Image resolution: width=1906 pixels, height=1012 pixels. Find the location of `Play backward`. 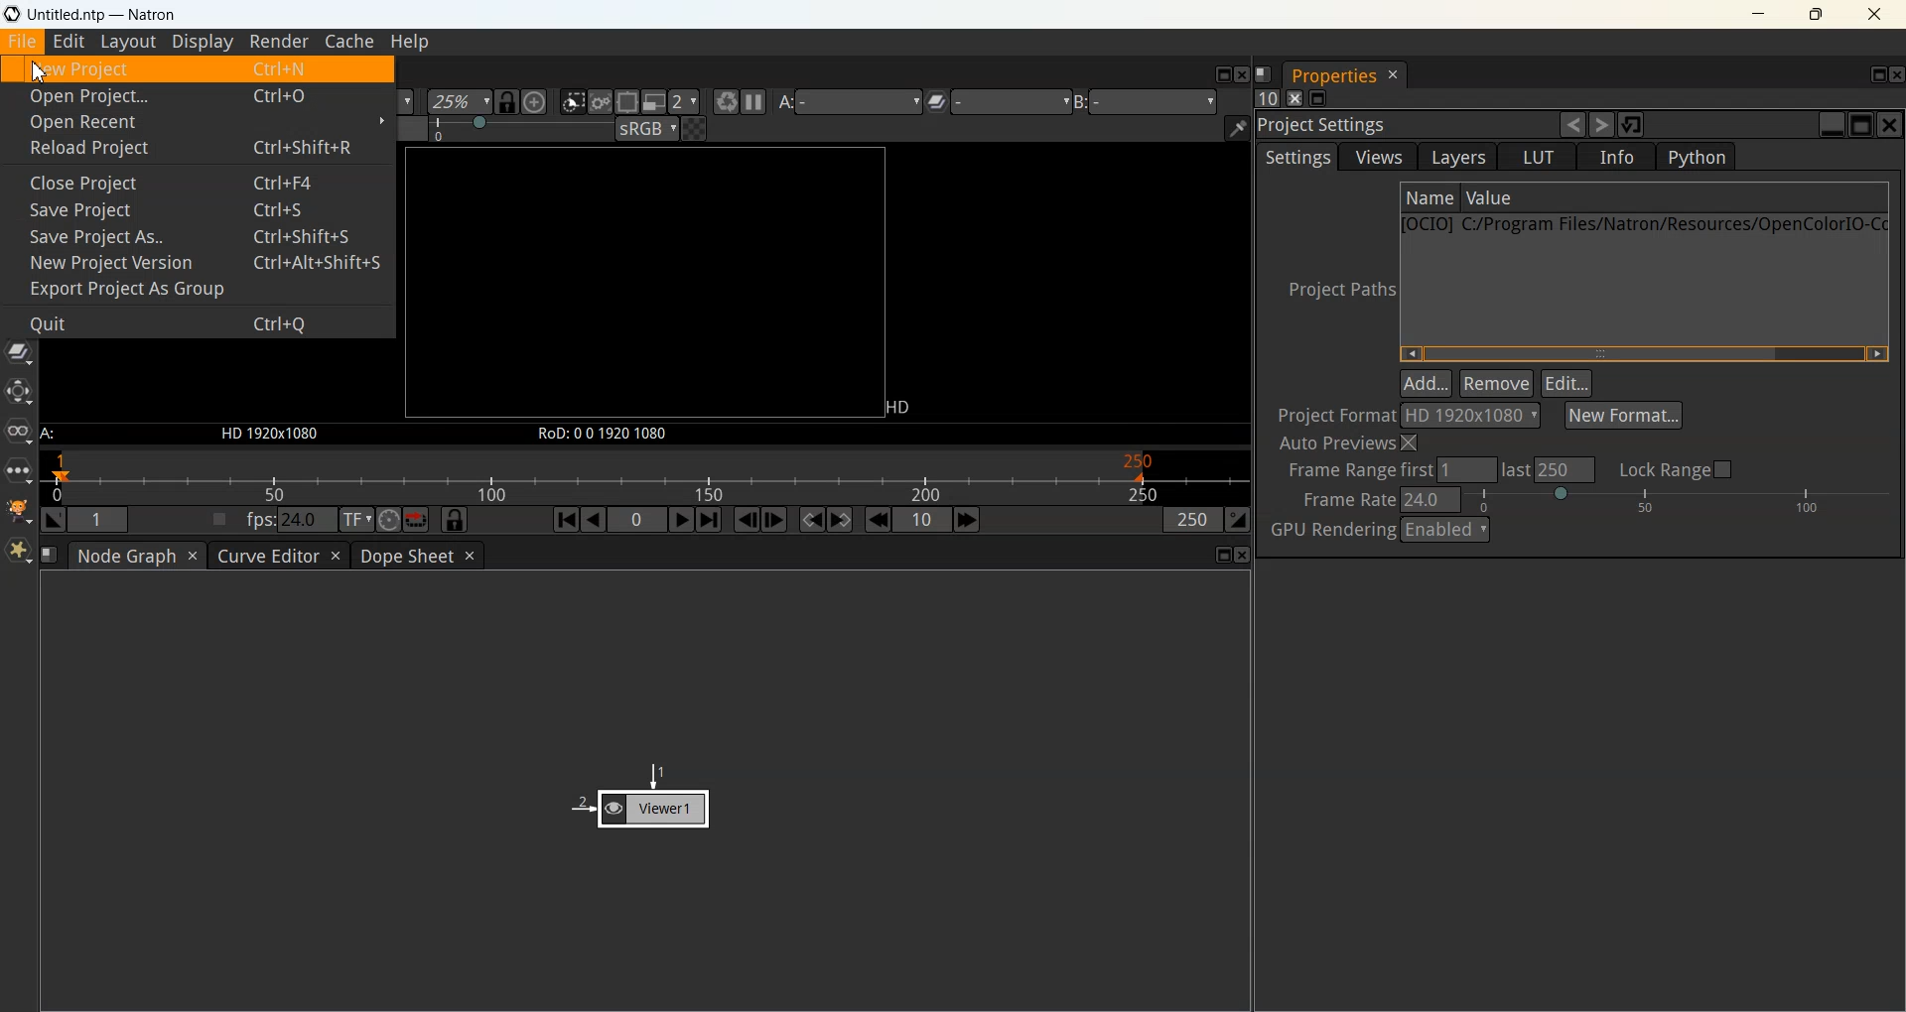

Play backward is located at coordinates (594, 520).